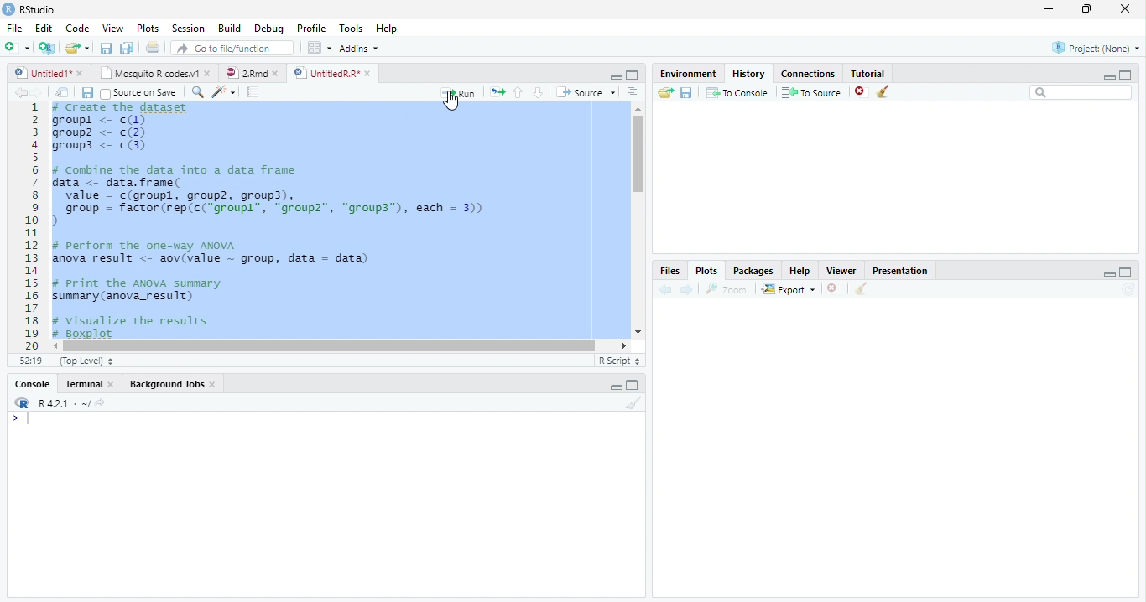  What do you see at coordinates (12, 419) in the screenshot?
I see `>` at bounding box center [12, 419].